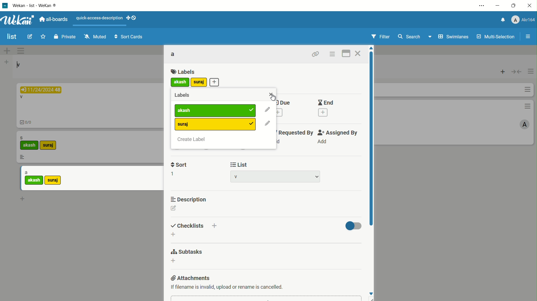 The height and width of the screenshot is (301, 537). Describe the element at coordinates (18, 19) in the screenshot. I see `app logo` at that location.